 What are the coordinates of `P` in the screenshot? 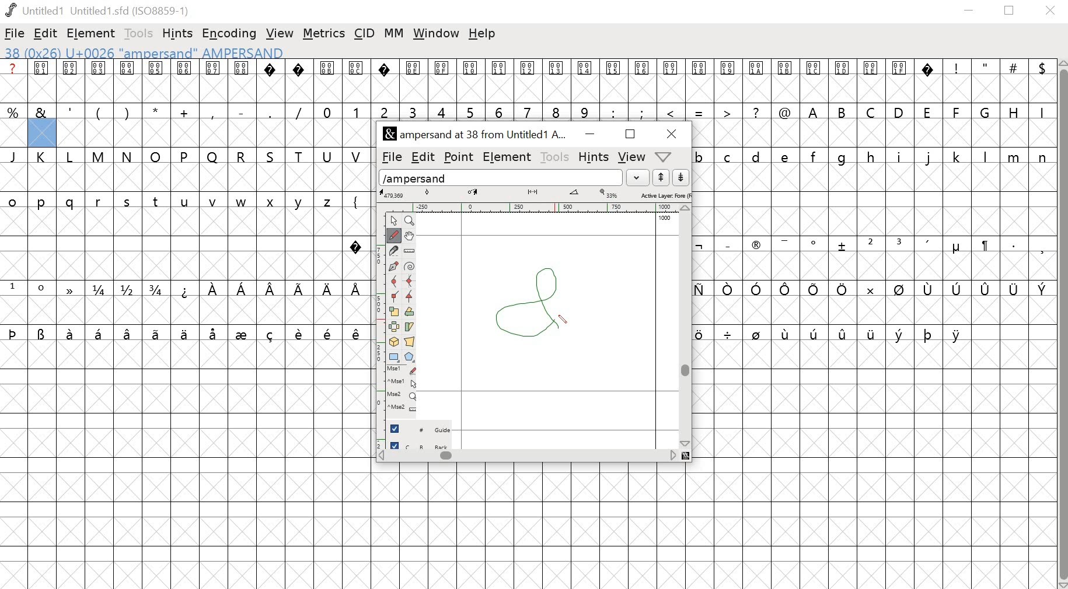 It's located at (185, 156).